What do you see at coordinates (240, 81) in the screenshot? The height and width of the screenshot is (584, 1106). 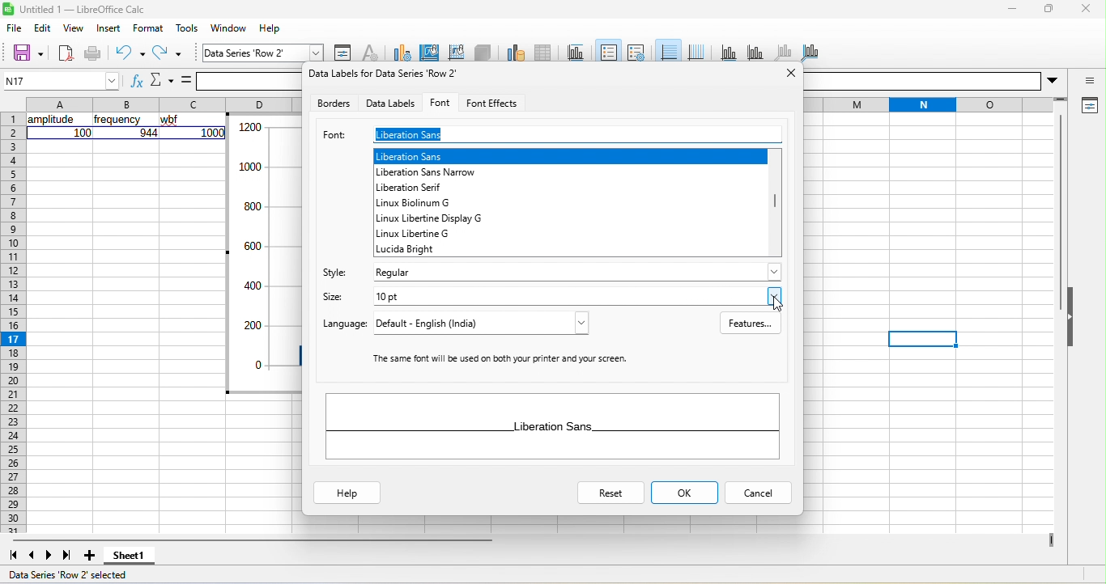 I see `formula bar` at bounding box center [240, 81].